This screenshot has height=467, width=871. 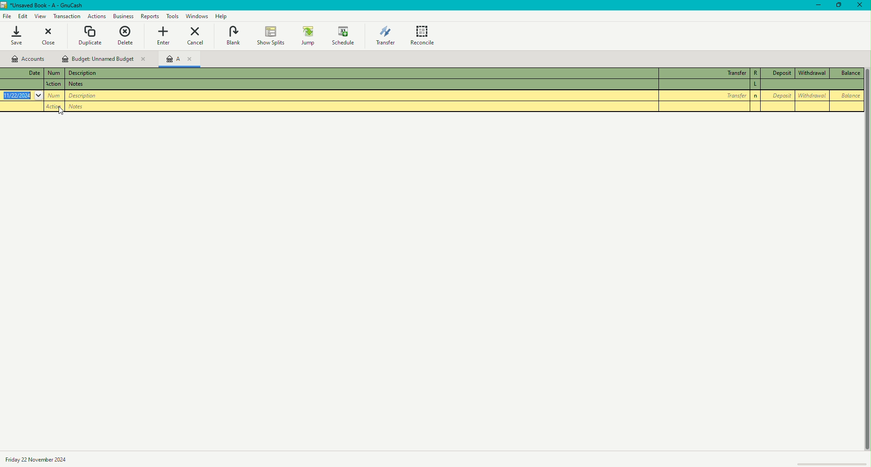 What do you see at coordinates (166, 36) in the screenshot?
I see `Enter` at bounding box center [166, 36].